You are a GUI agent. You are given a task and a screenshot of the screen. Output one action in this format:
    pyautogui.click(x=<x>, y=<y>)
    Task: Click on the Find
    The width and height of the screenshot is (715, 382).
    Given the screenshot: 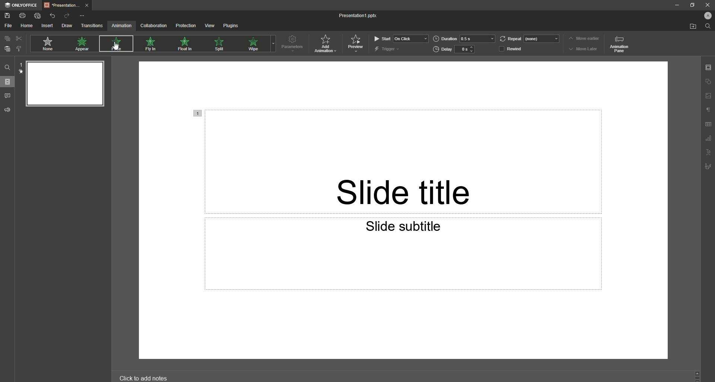 What is the action you would take?
    pyautogui.click(x=7, y=68)
    